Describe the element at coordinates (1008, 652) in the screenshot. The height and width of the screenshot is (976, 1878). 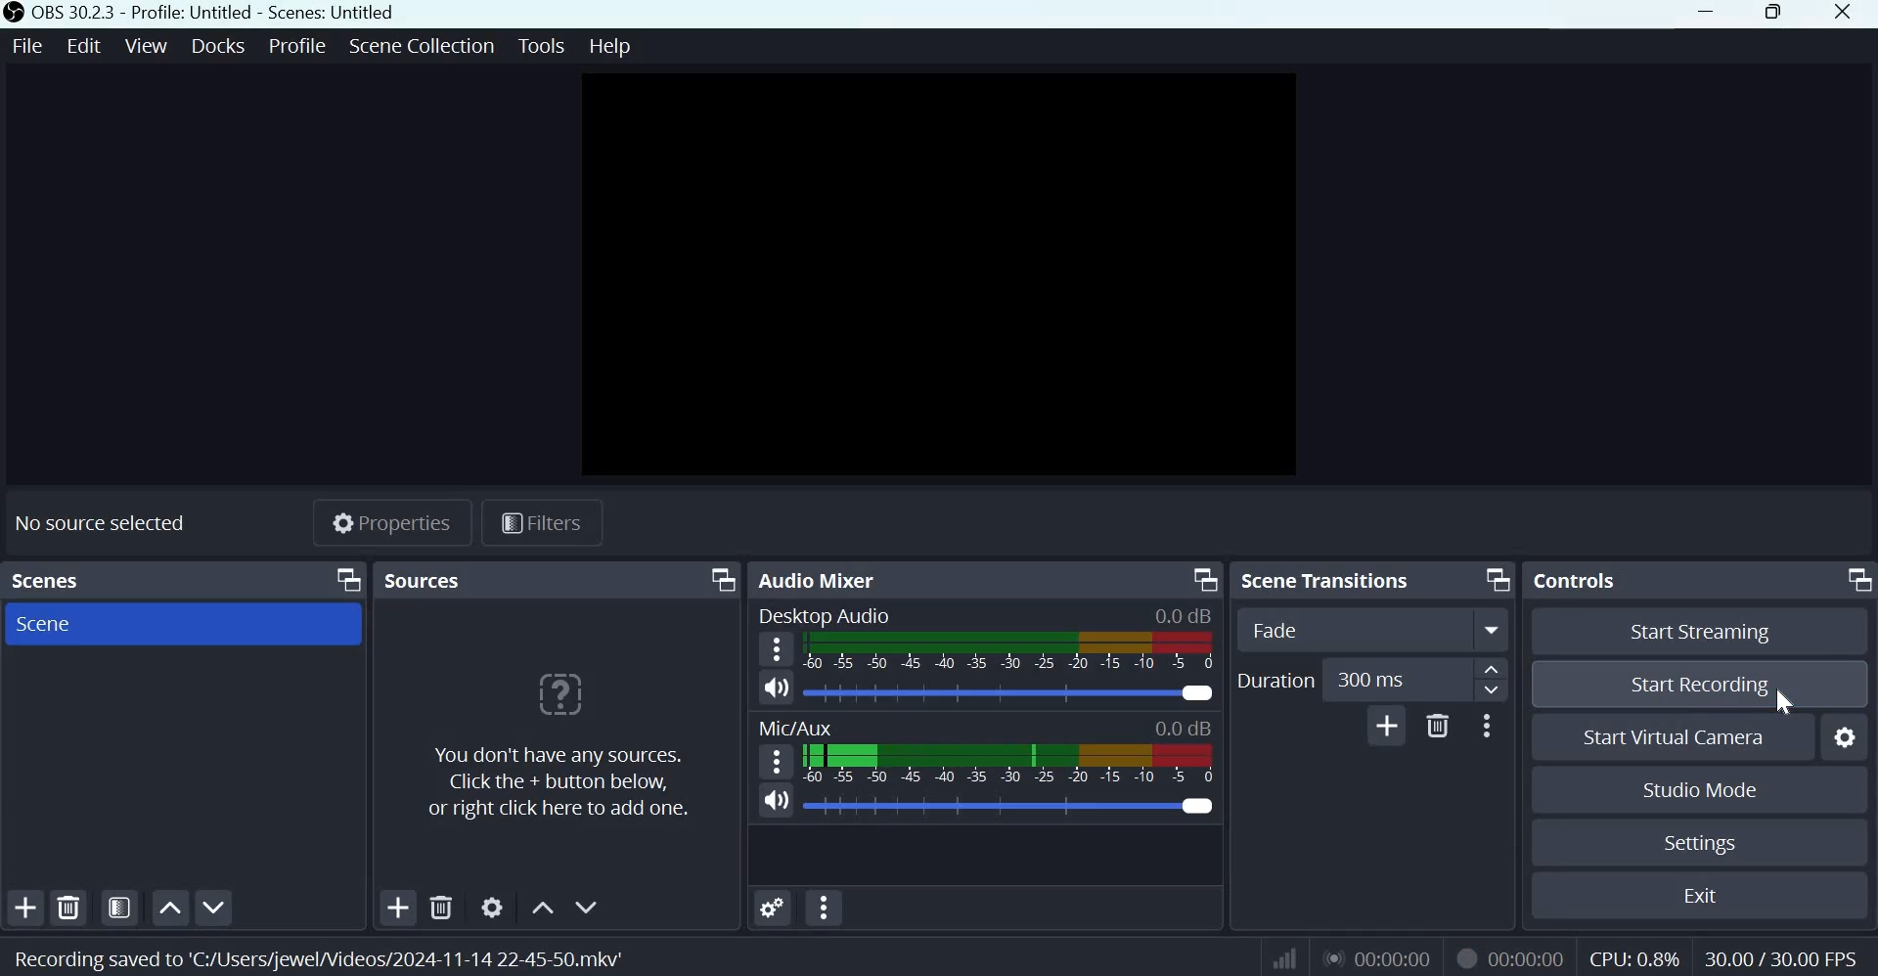
I see `Volume Meter` at that location.